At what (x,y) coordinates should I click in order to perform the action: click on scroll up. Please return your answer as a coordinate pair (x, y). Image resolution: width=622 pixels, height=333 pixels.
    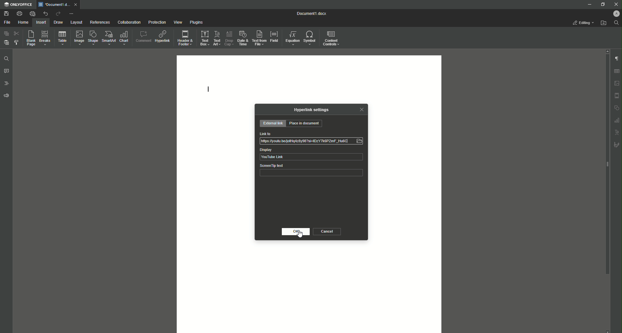
    Looking at the image, I should click on (607, 51).